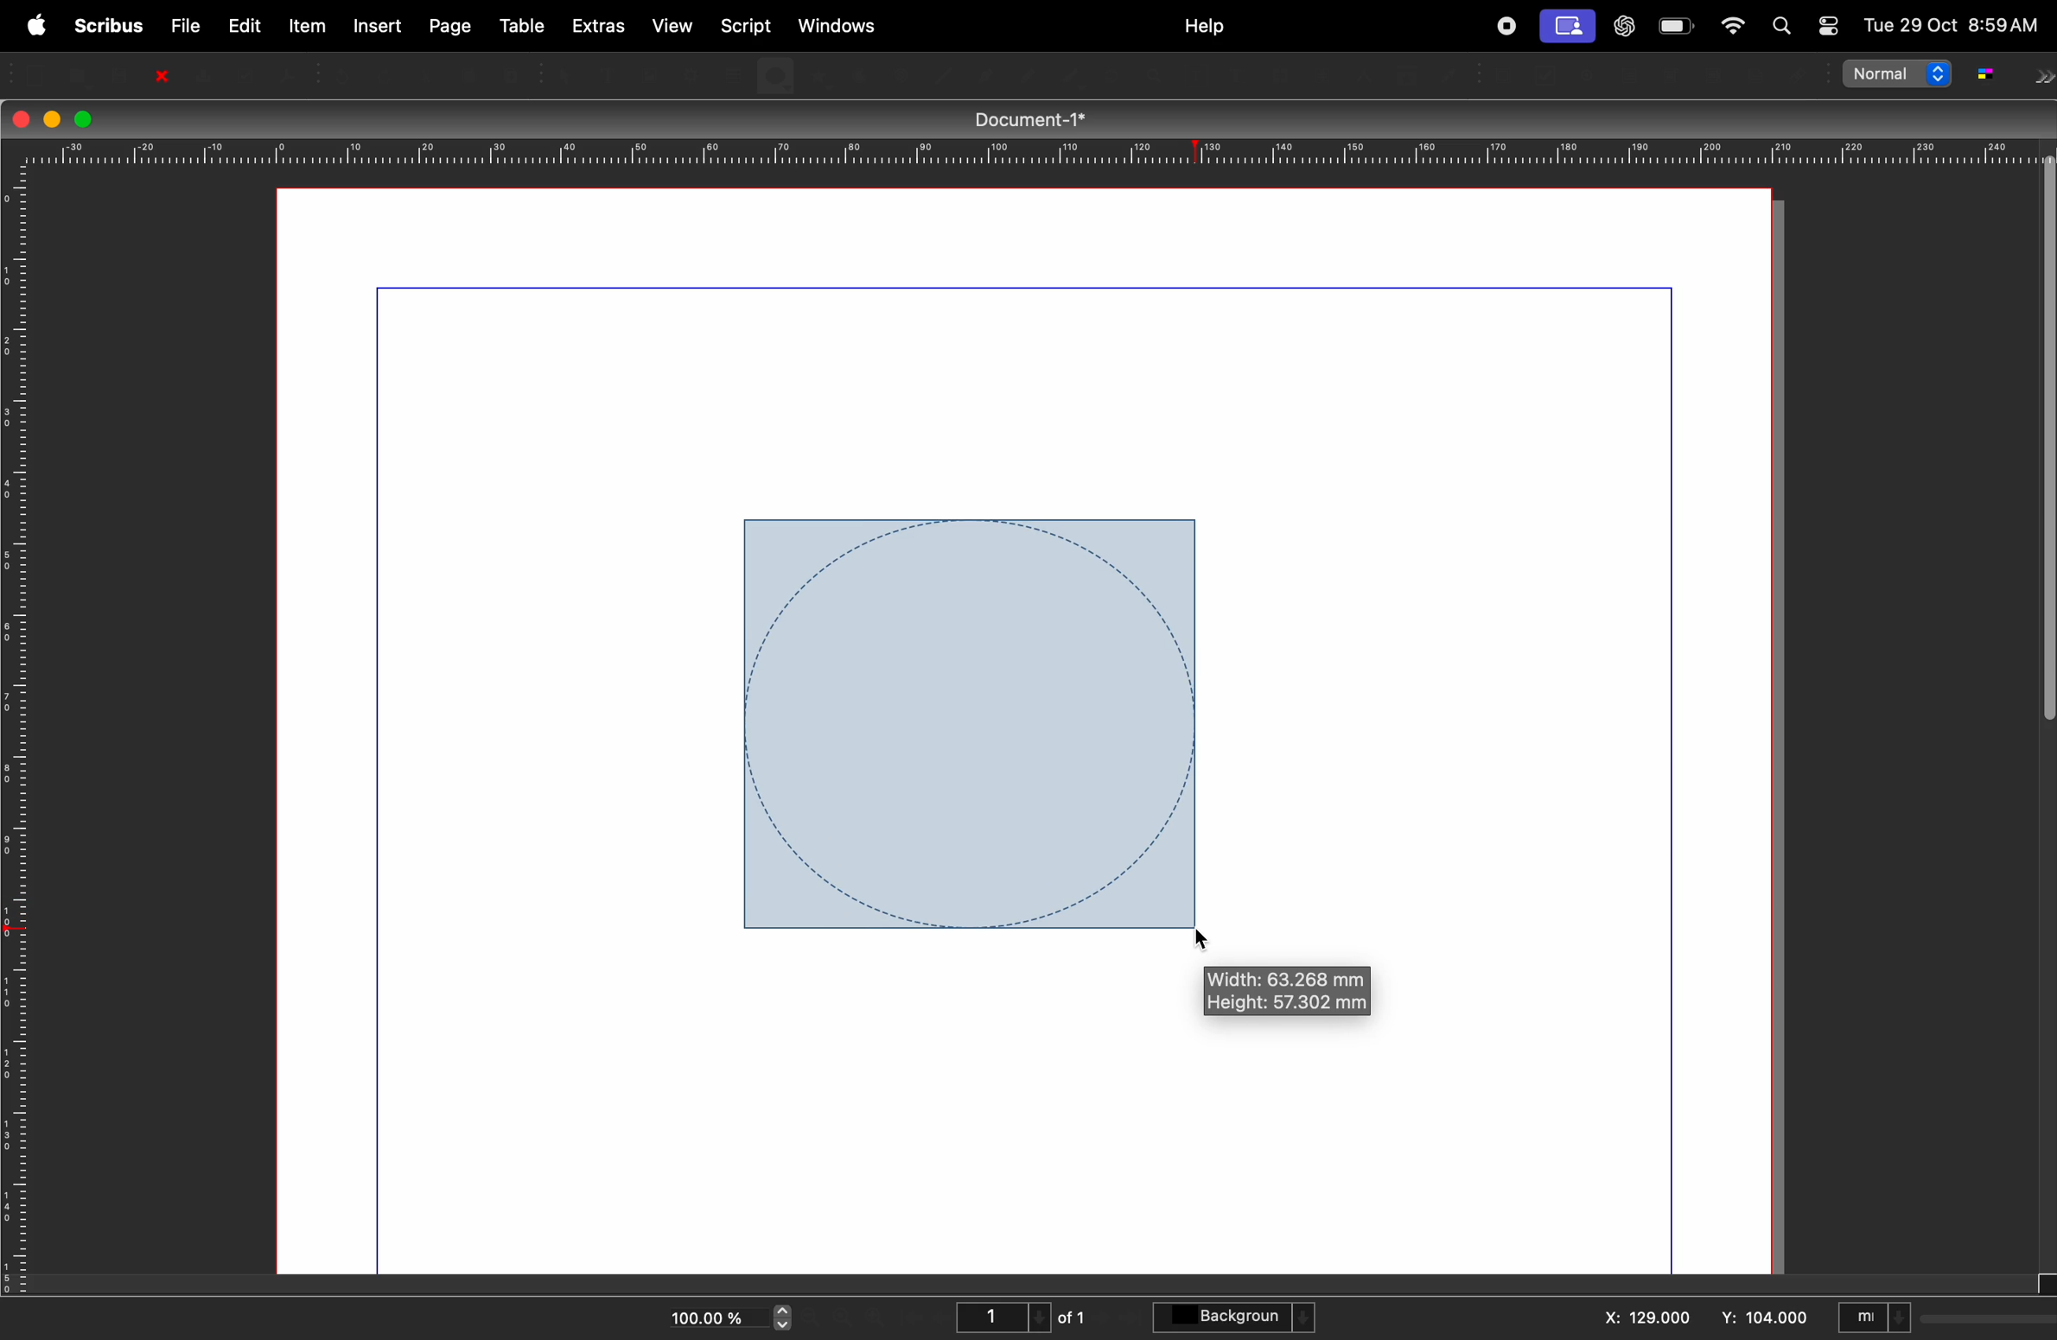 This screenshot has height=1340, width=2057. I want to click on g, so click(1984, 74).